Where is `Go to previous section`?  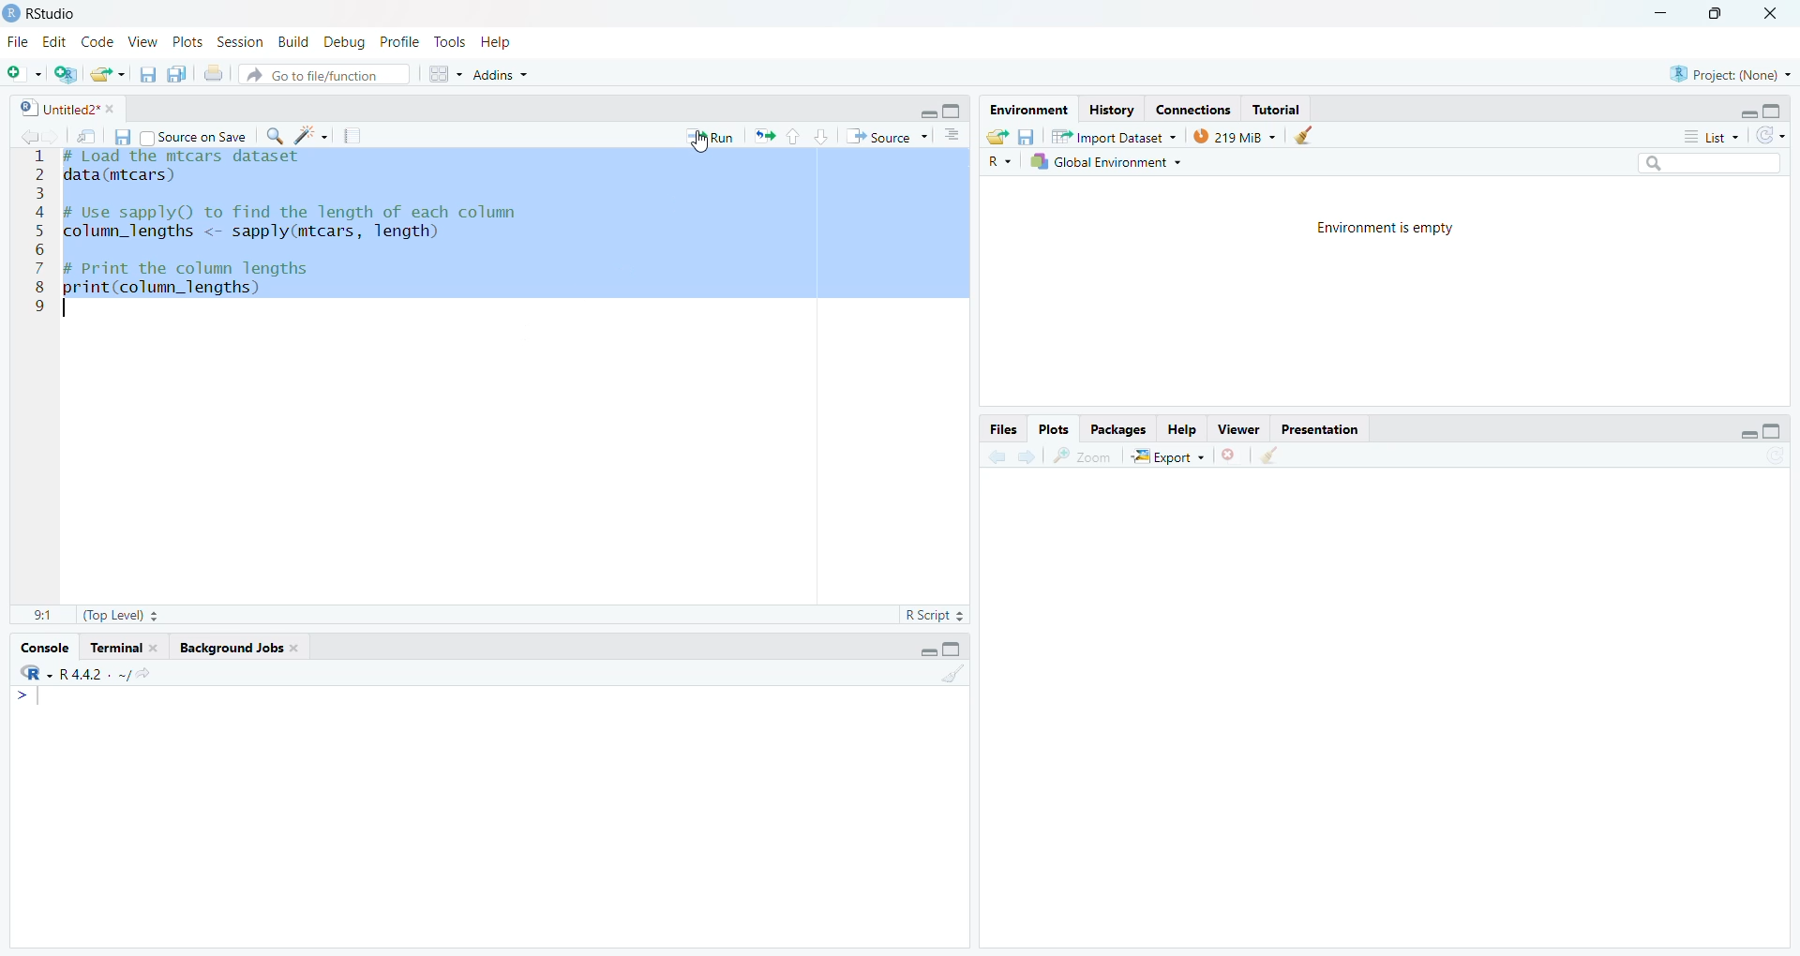 Go to previous section is located at coordinates (792, 136).